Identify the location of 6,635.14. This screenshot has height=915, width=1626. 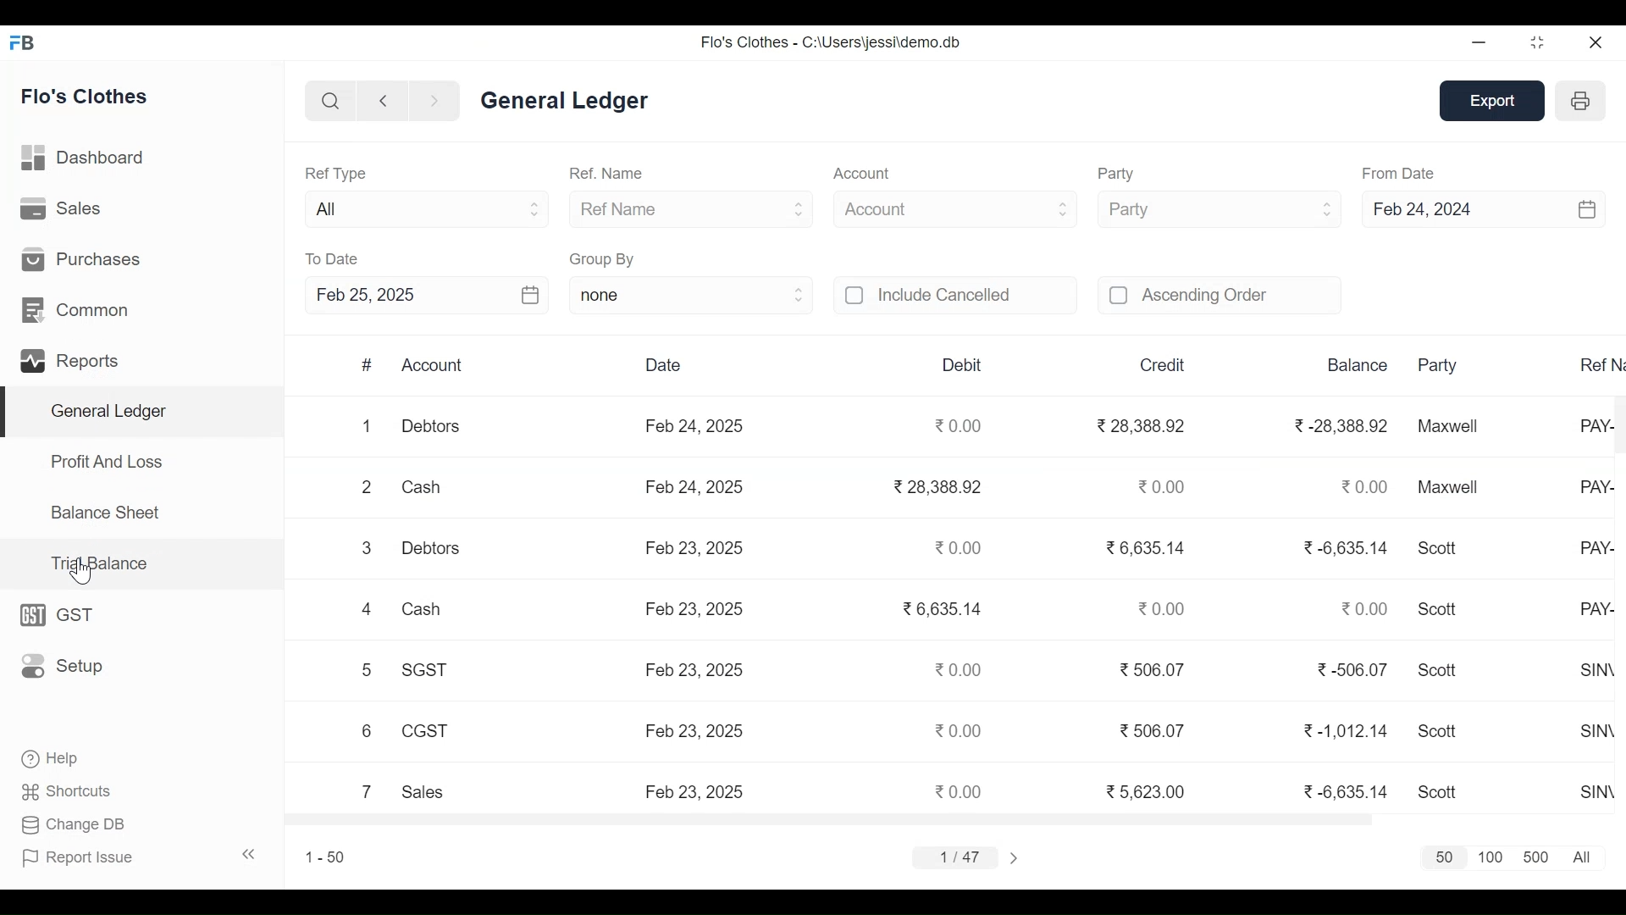
(941, 607).